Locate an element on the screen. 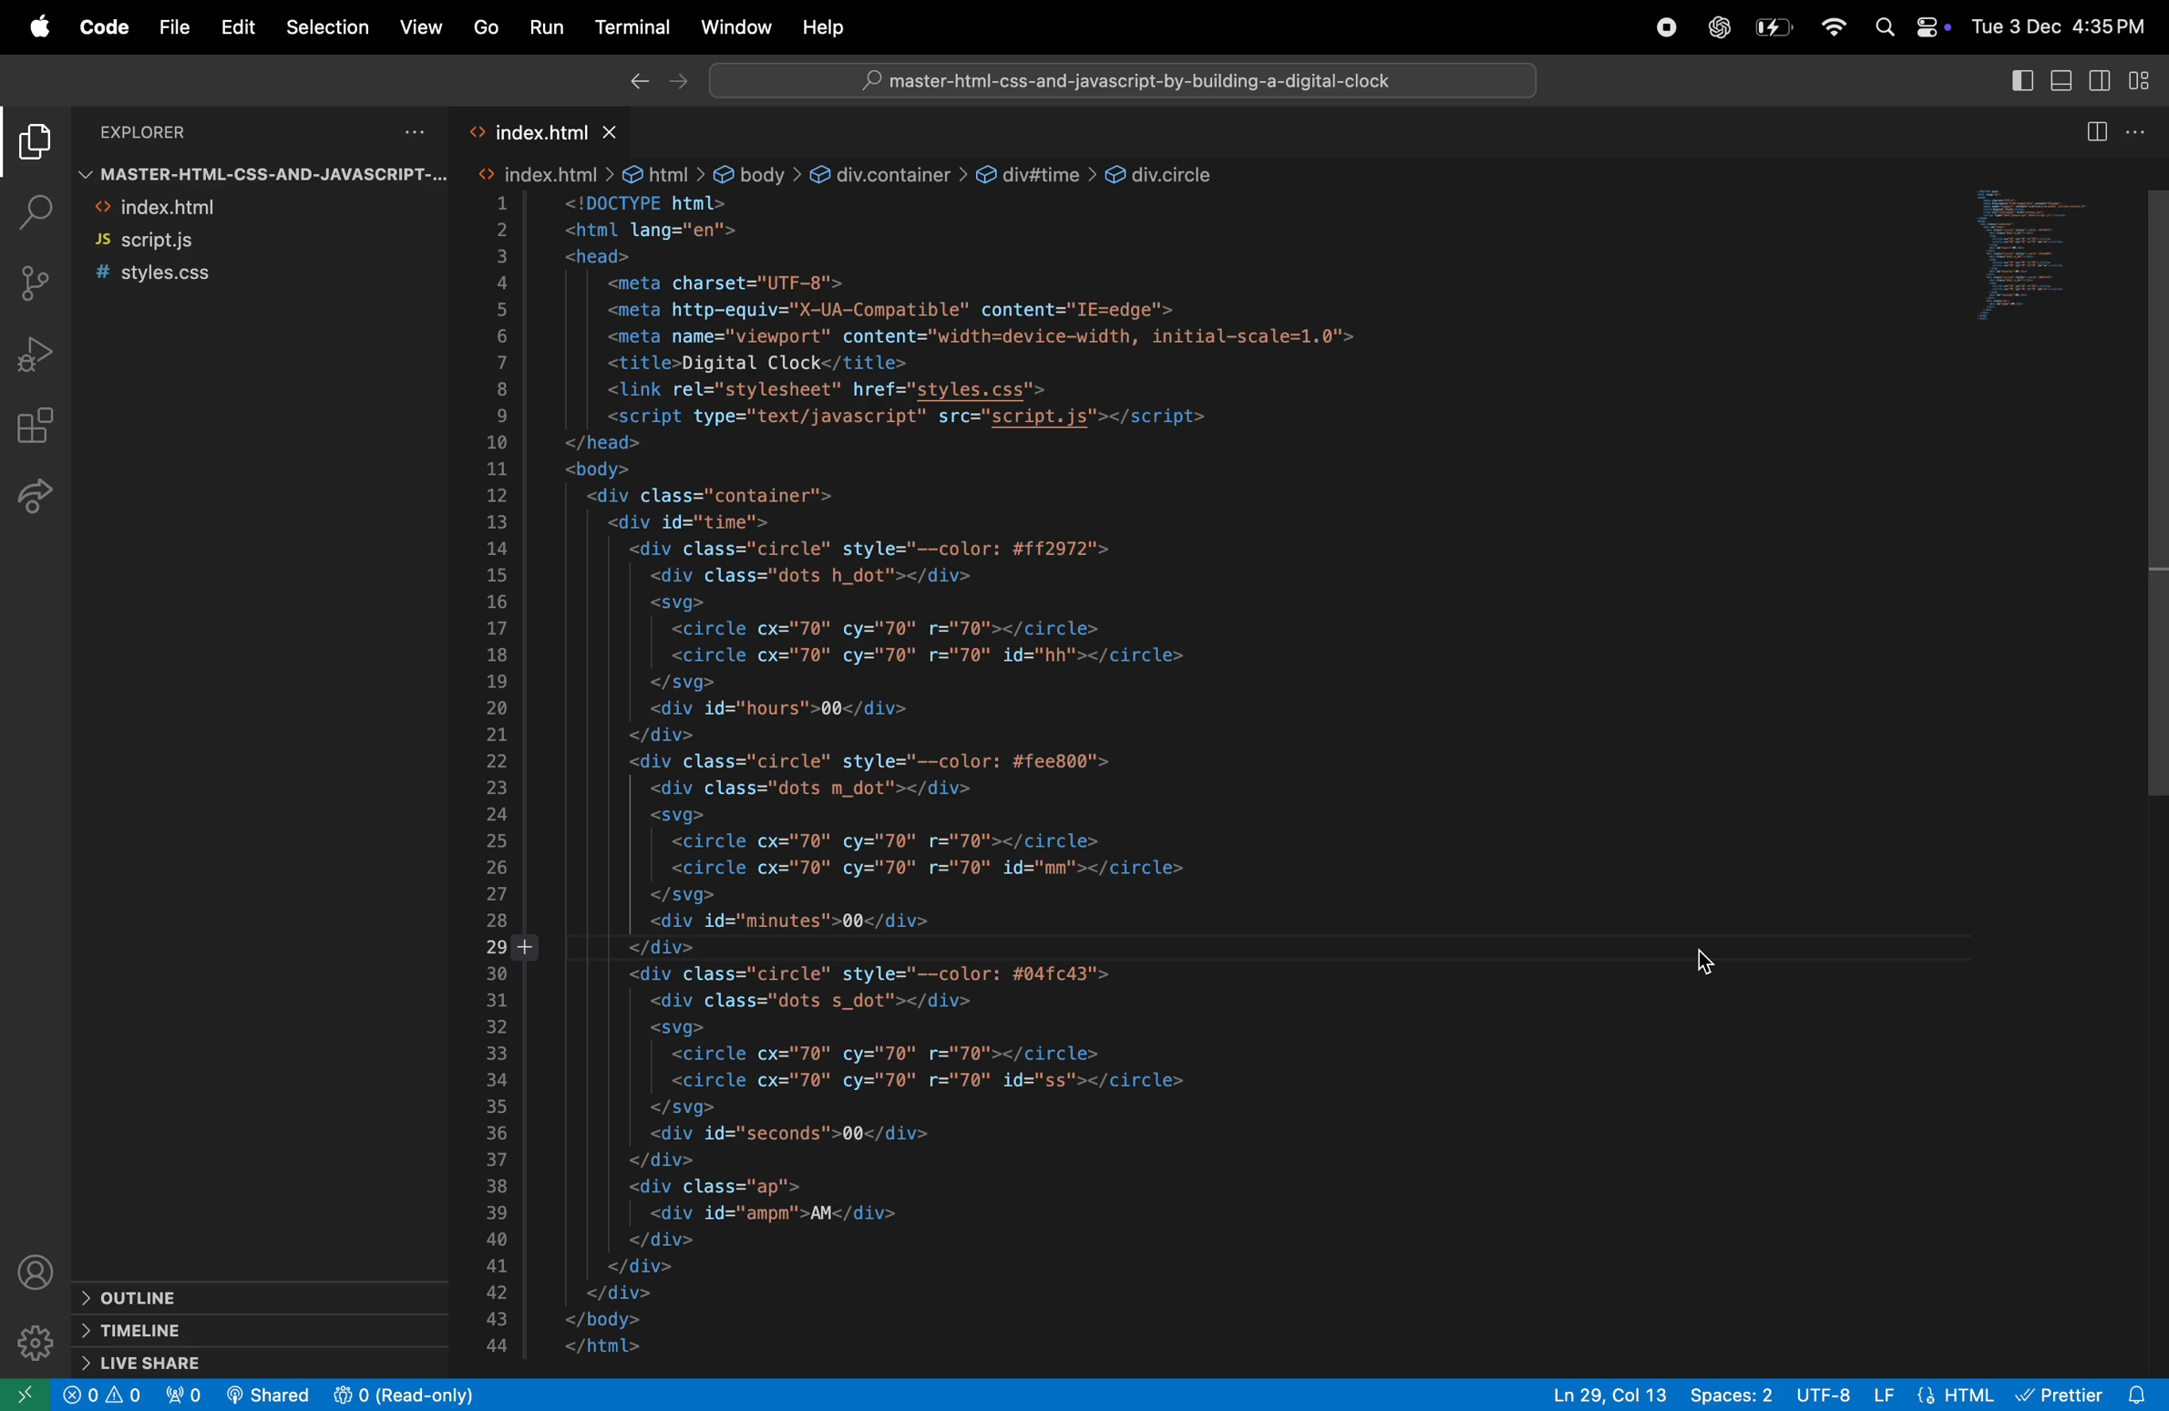 This screenshot has width=2169, height=1411. utf 8 is located at coordinates (1809, 1394).